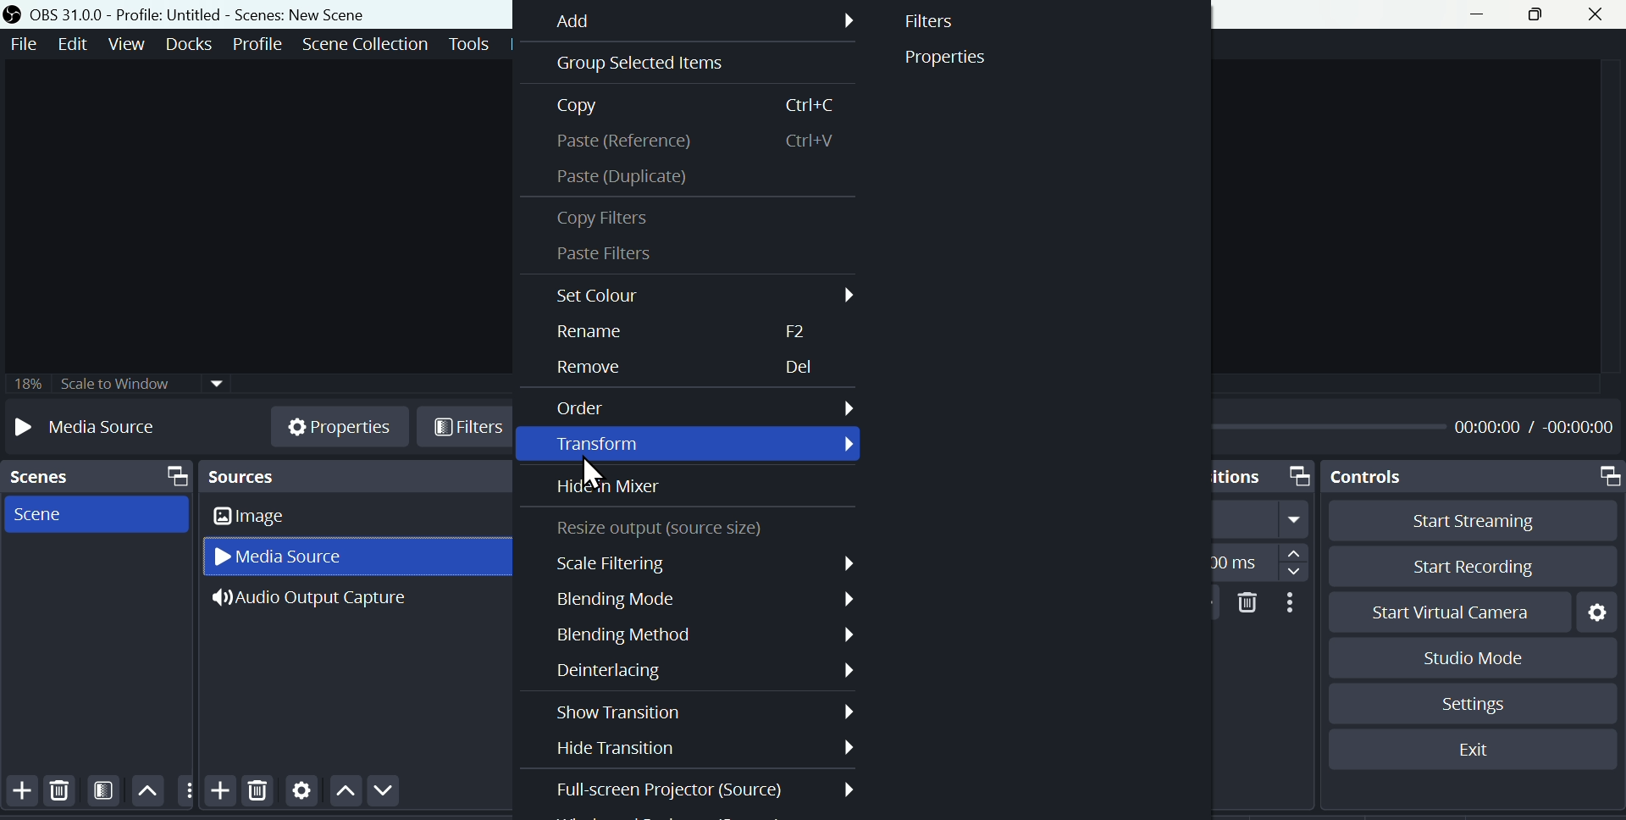  Describe the element at coordinates (701, 598) in the screenshot. I see `Blending mode` at that location.